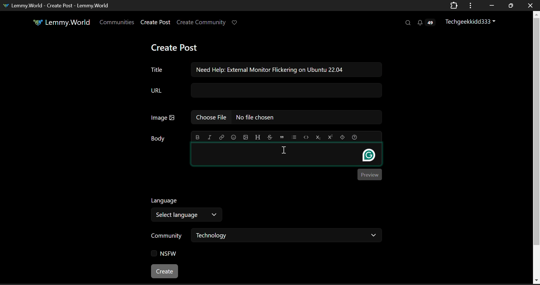 Image resolution: width=540 pixels, height=285 pixels. What do you see at coordinates (294, 137) in the screenshot?
I see `List` at bounding box center [294, 137].